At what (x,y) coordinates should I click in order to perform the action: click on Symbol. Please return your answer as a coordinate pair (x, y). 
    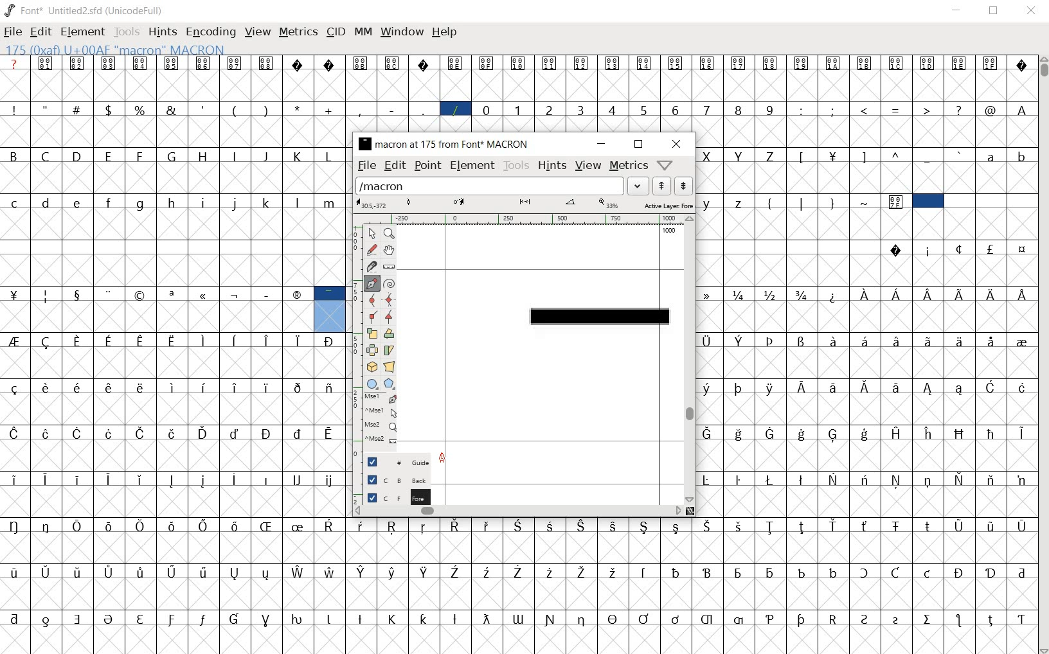
    Looking at the image, I should click on (520, 526).